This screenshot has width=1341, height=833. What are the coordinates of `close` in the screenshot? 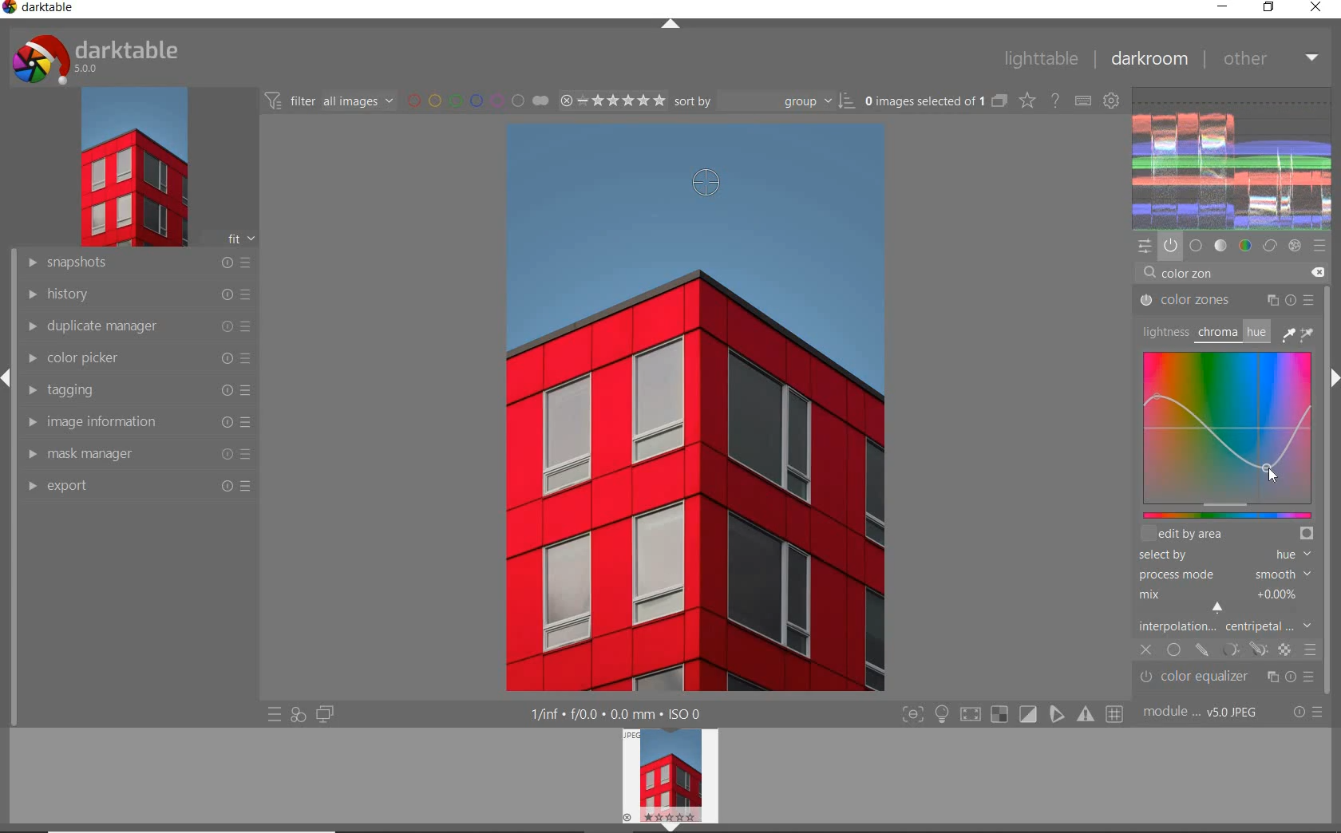 It's located at (1316, 8).